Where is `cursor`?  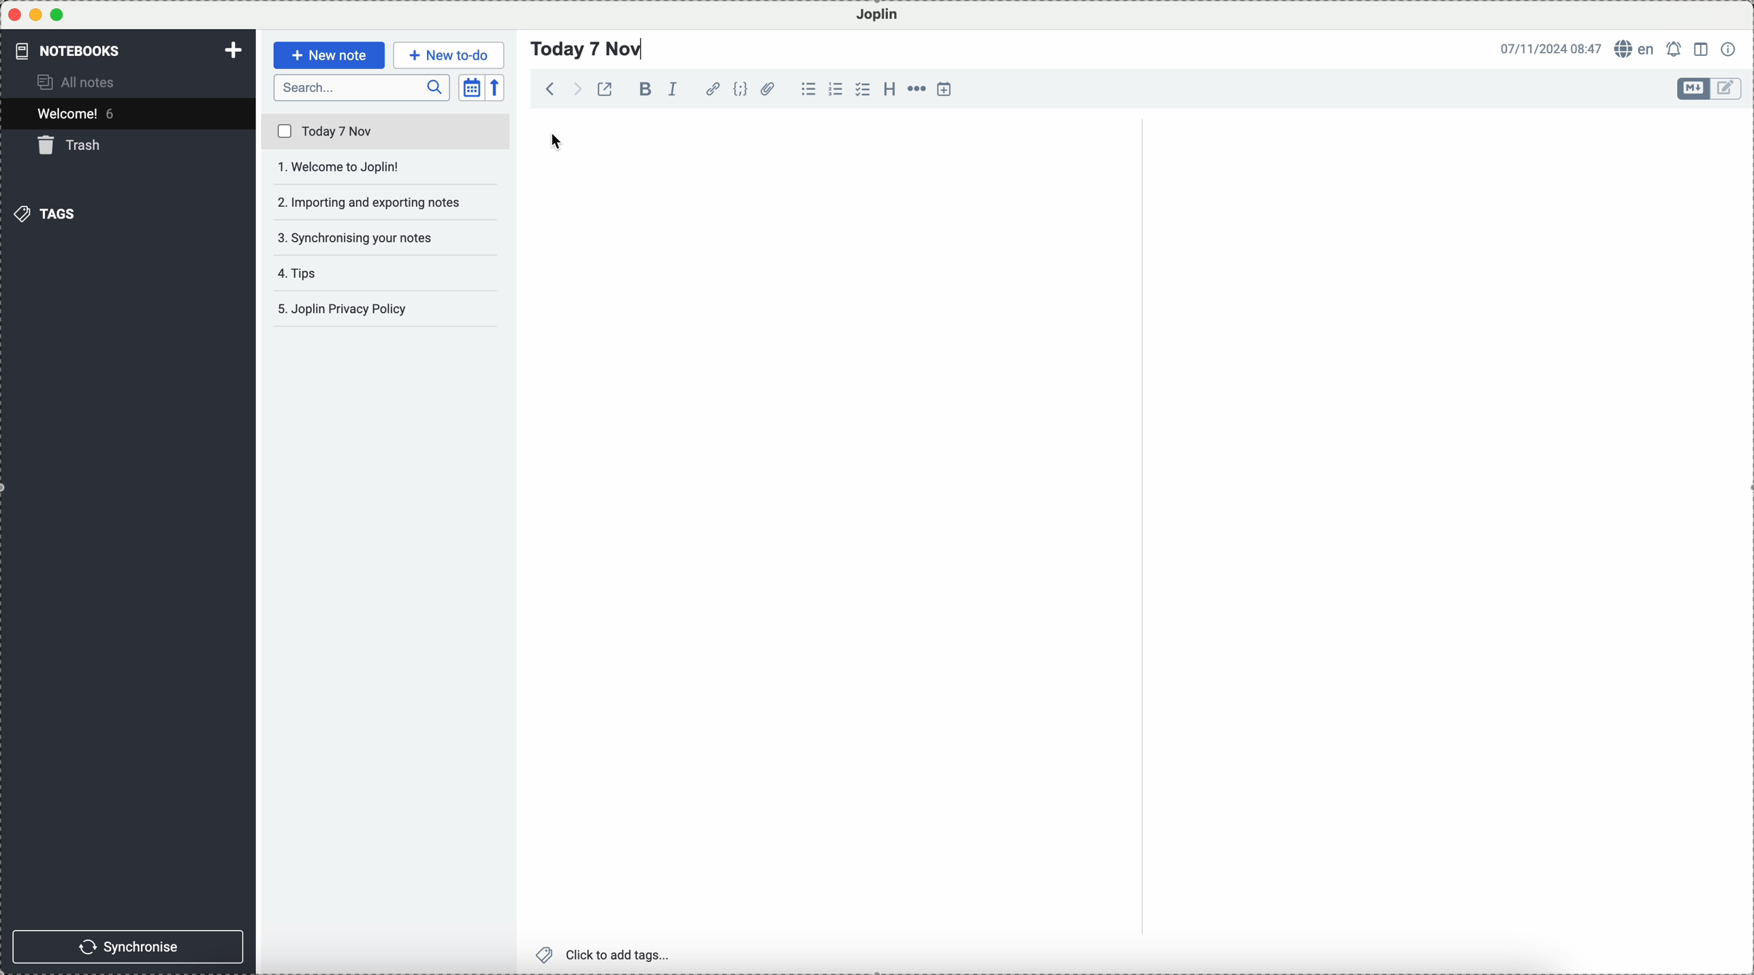
cursor is located at coordinates (558, 142).